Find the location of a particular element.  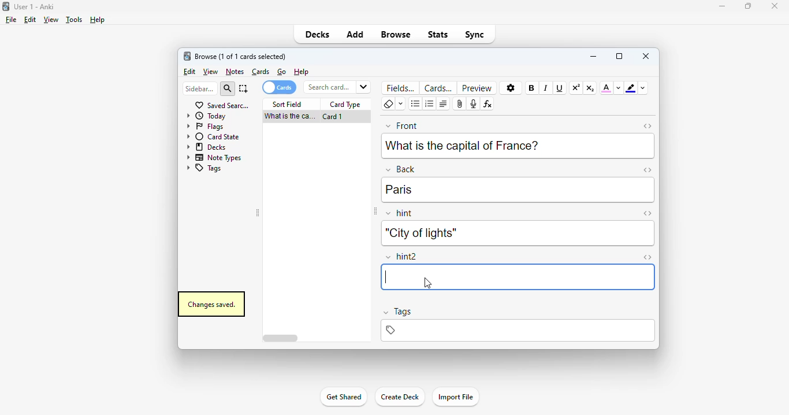

minimize is located at coordinates (593, 55).